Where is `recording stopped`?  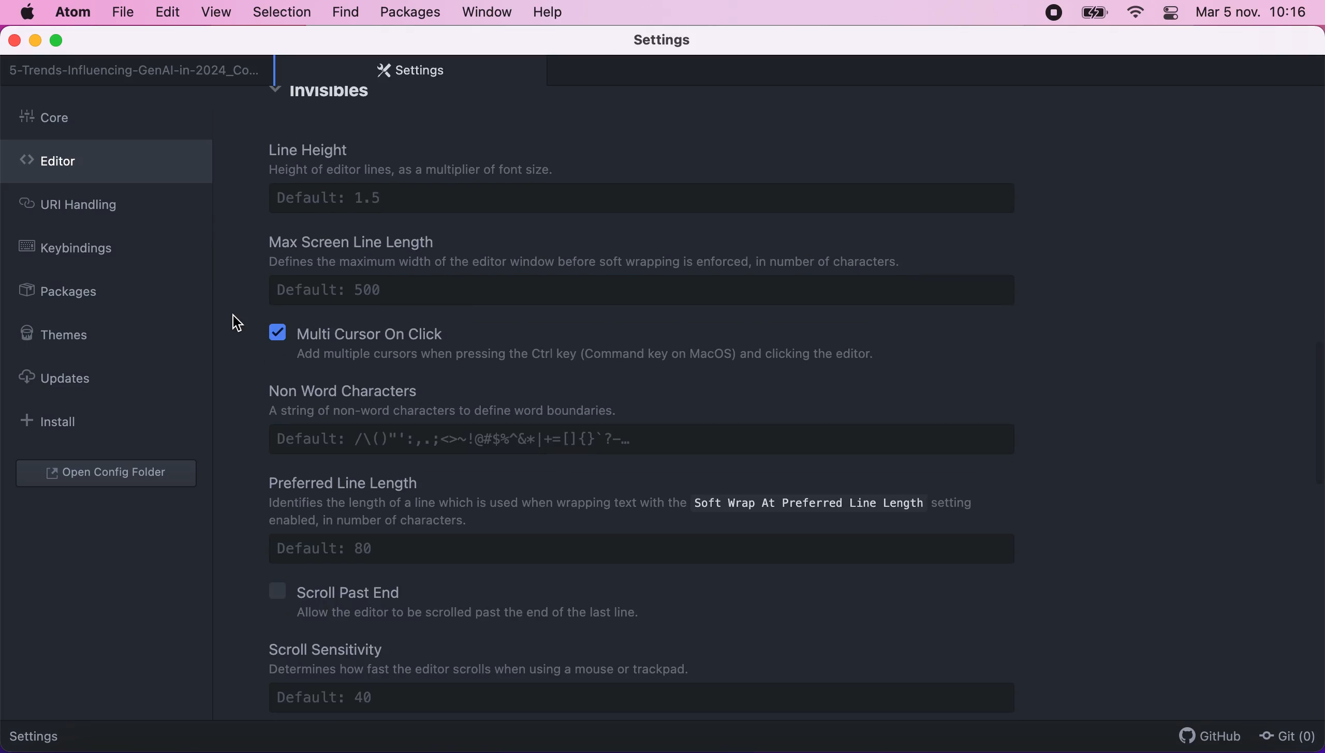 recording stopped is located at coordinates (1052, 12).